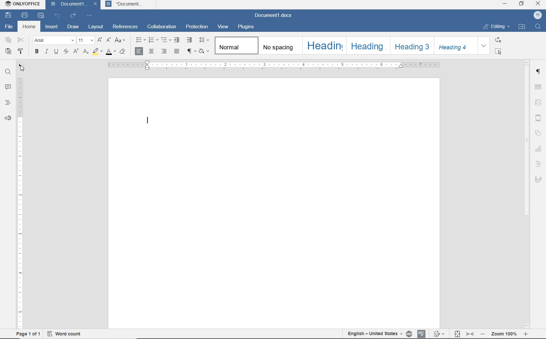 This screenshot has width=546, height=339. Describe the element at coordinates (97, 52) in the screenshot. I see `HIGHLIGHT COLOR` at that location.